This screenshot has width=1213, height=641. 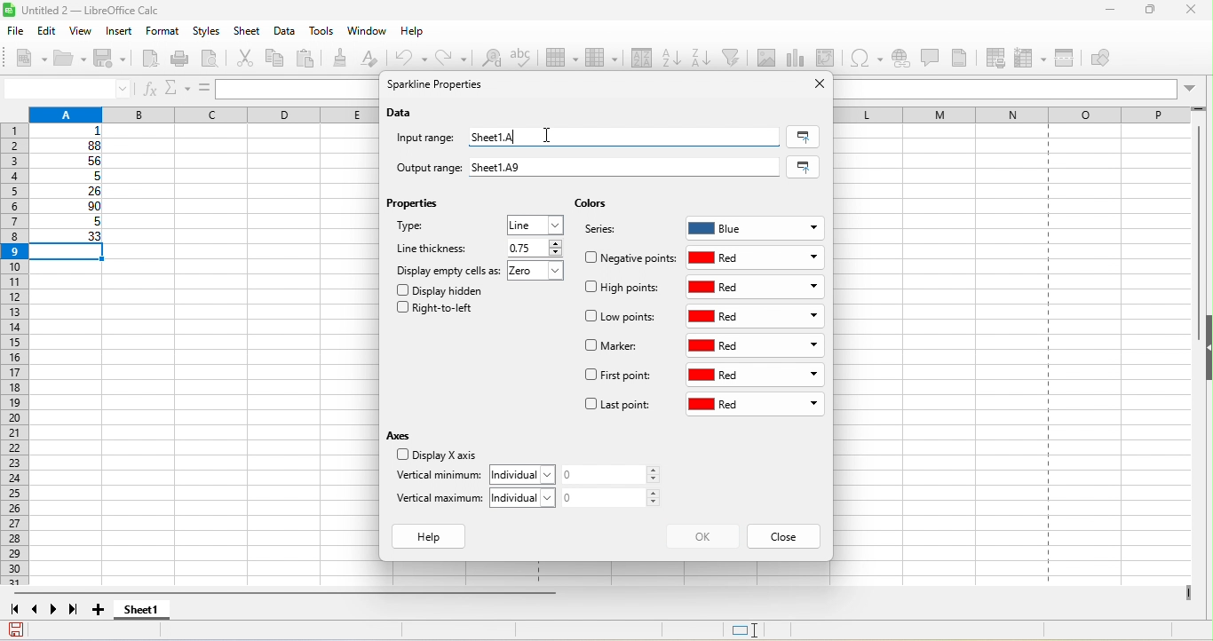 What do you see at coordinates (413, 35) in the screenshot?
I see `help` at bounding box center [413, 35].